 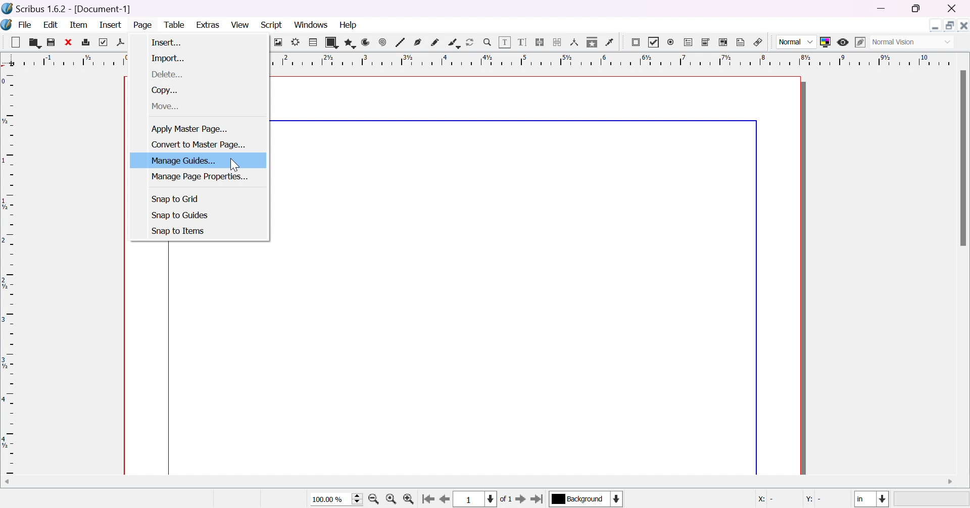 I want to click on eye dropper, so click(x=611, y=43).